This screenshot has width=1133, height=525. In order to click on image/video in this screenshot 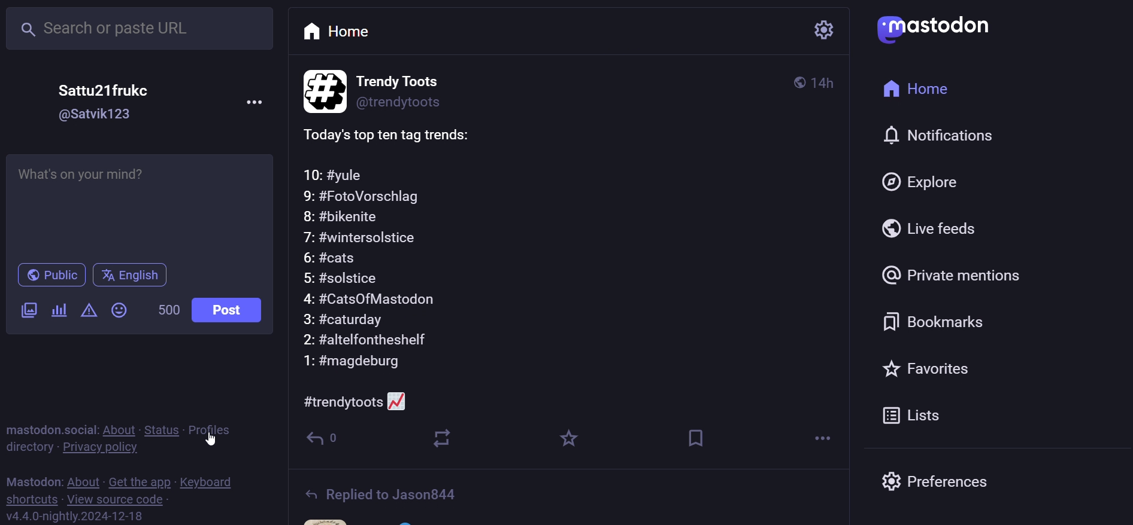, I will do `click(28, 309)`.